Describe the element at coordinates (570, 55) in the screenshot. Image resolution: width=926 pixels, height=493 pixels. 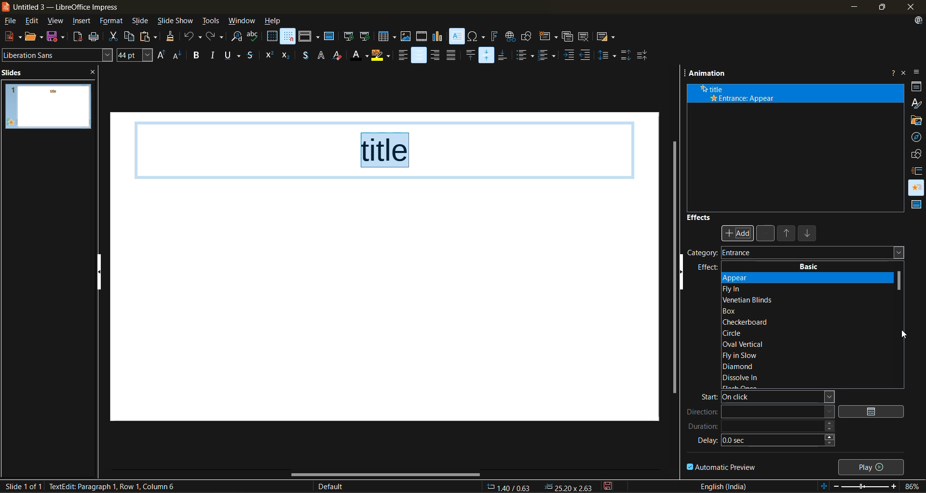
I see `increase indent` at that location.